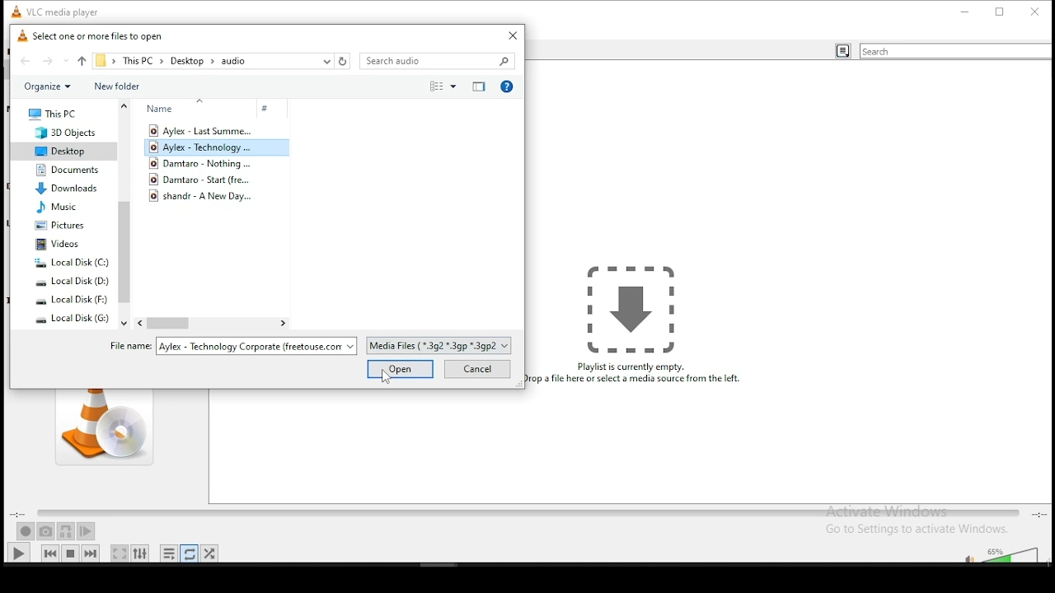  Describe the element at coordinates (234, 62) in the screenshot. I see `audio` at that location.